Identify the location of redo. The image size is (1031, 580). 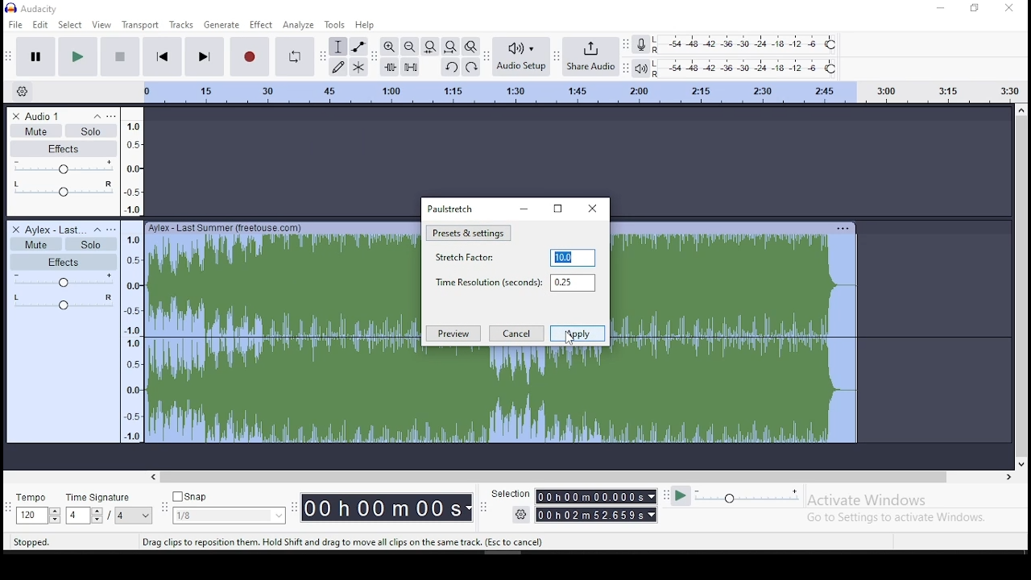
(474, 68).